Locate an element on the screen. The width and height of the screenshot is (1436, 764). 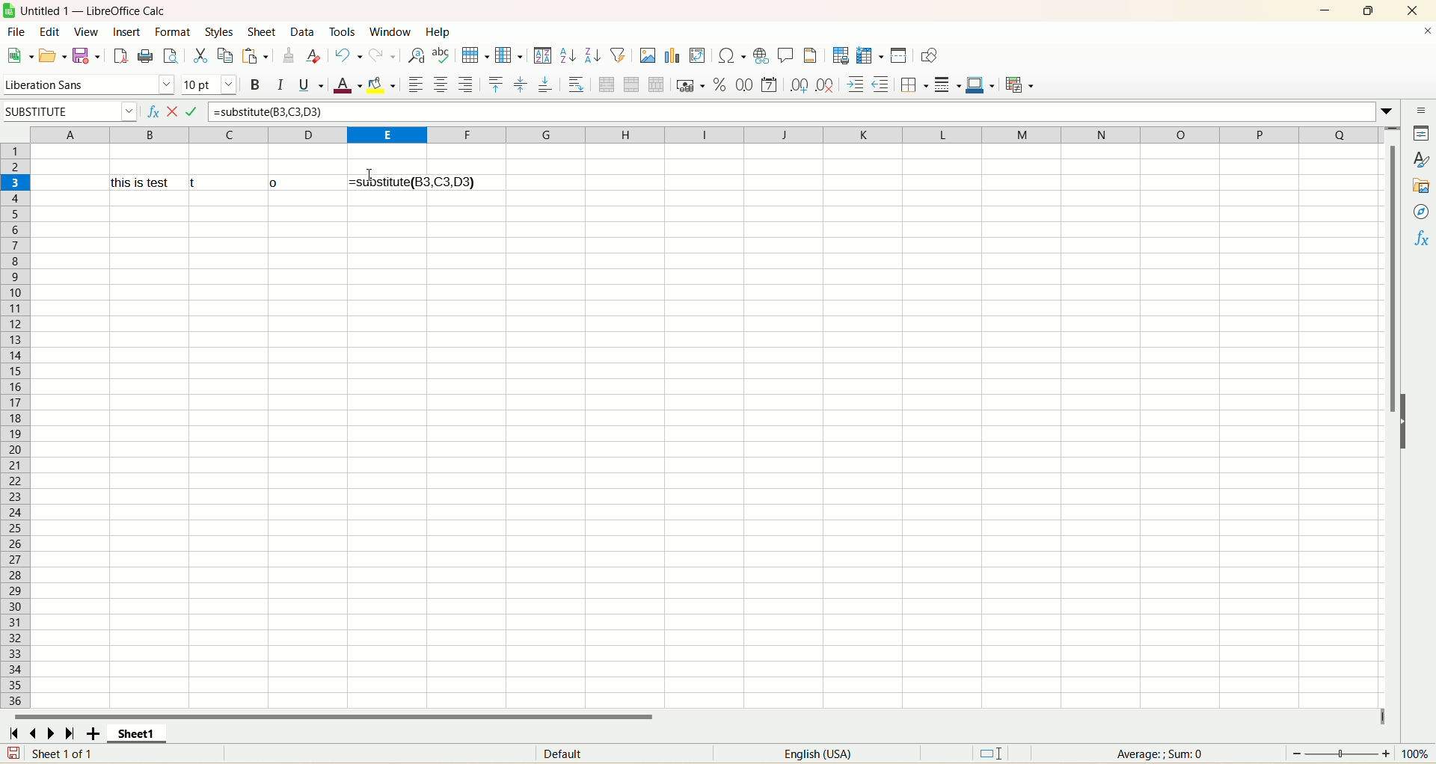
properties is located at coordinates (1423, 135).